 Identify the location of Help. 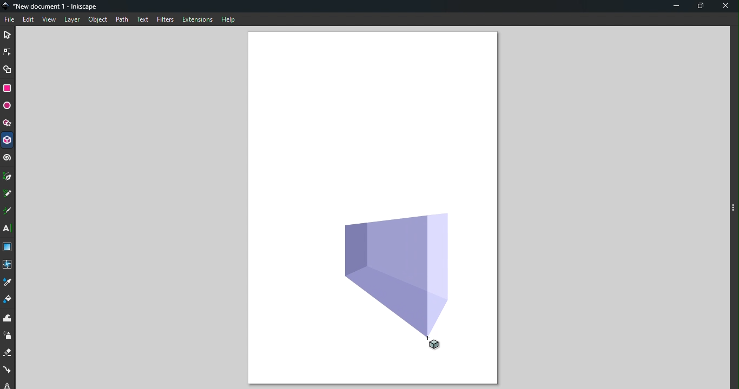
(229, 19).